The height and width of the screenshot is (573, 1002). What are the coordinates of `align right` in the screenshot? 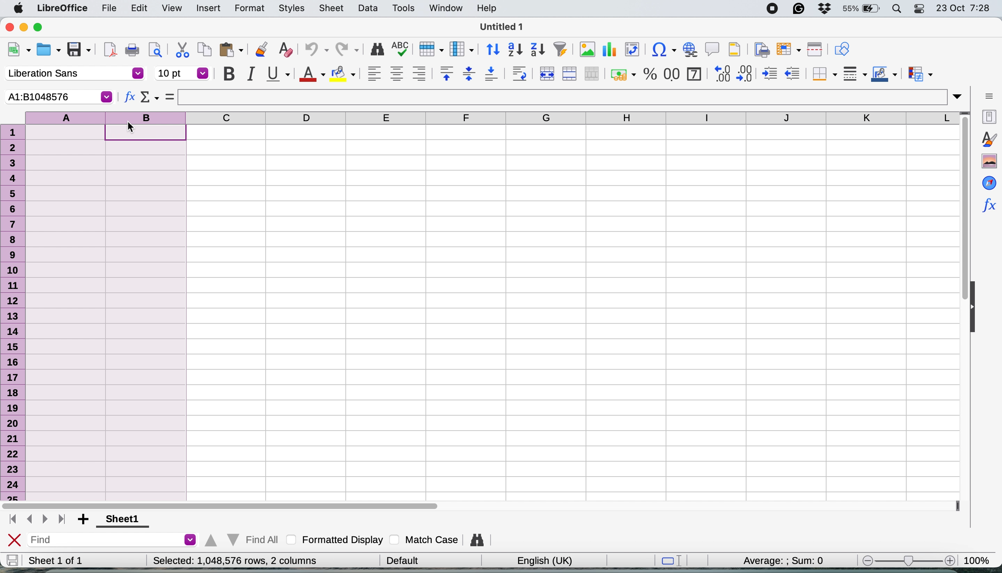 It's located at (420, 74).